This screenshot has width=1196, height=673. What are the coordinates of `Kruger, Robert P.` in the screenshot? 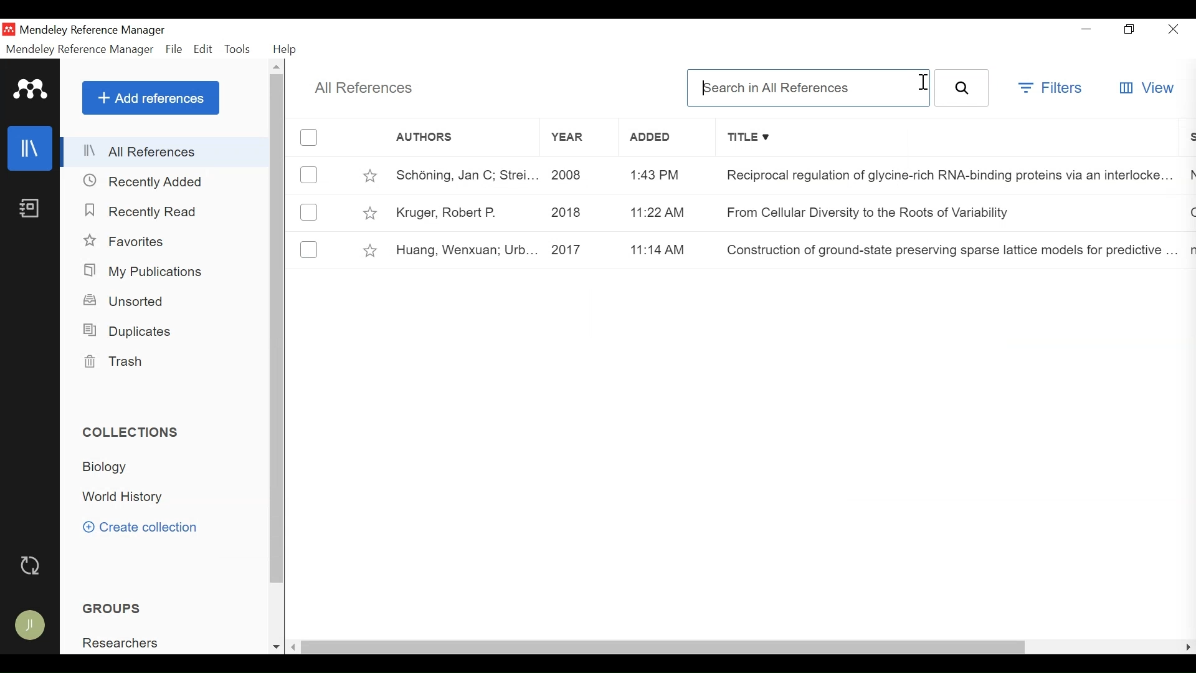 It's located at (463, 212).